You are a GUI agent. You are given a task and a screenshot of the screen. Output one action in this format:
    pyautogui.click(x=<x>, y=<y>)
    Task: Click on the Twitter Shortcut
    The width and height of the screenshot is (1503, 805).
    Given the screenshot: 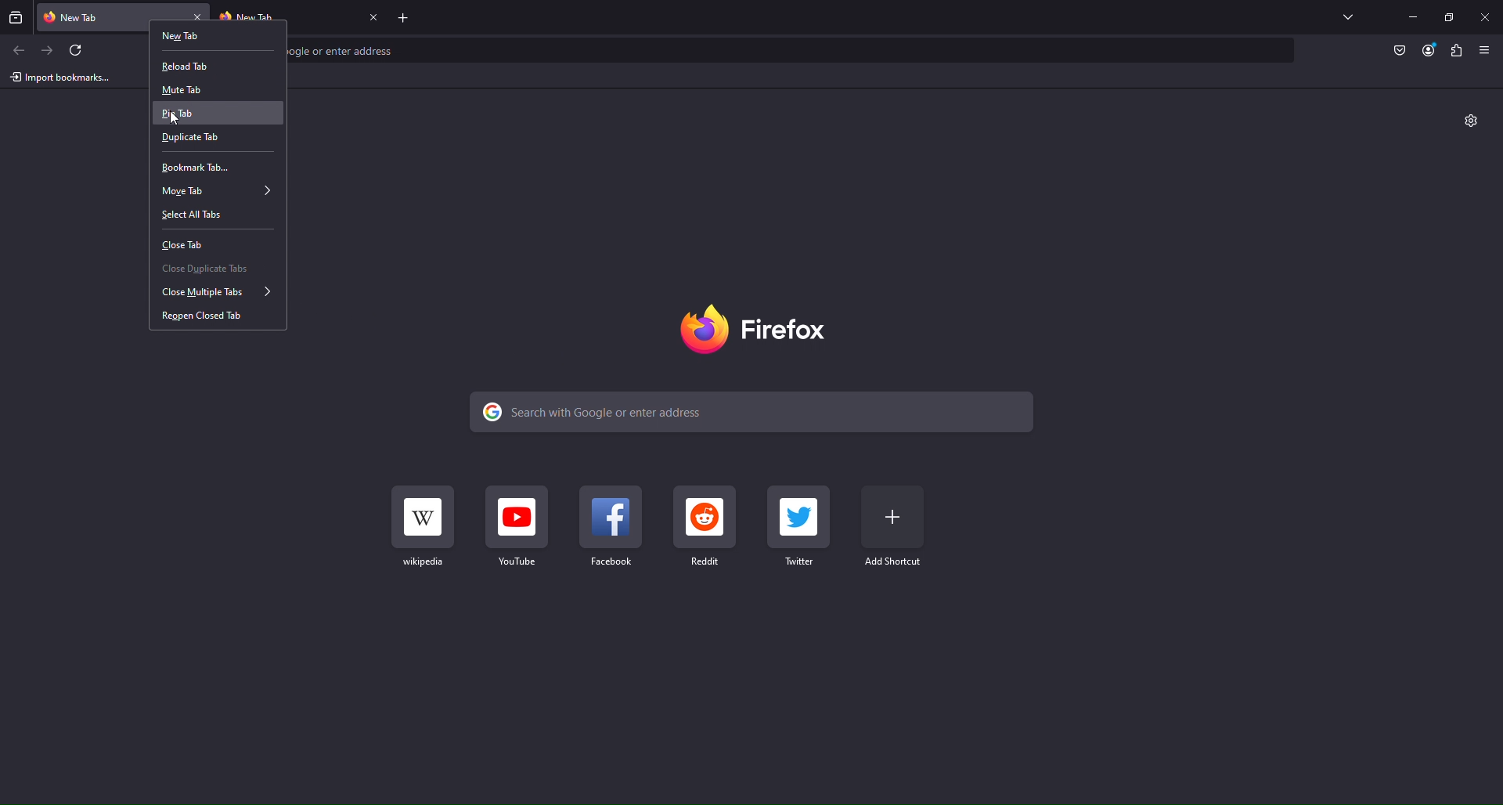 What is the action you would take?
    pyautogui.click(x=800, y=526)
    